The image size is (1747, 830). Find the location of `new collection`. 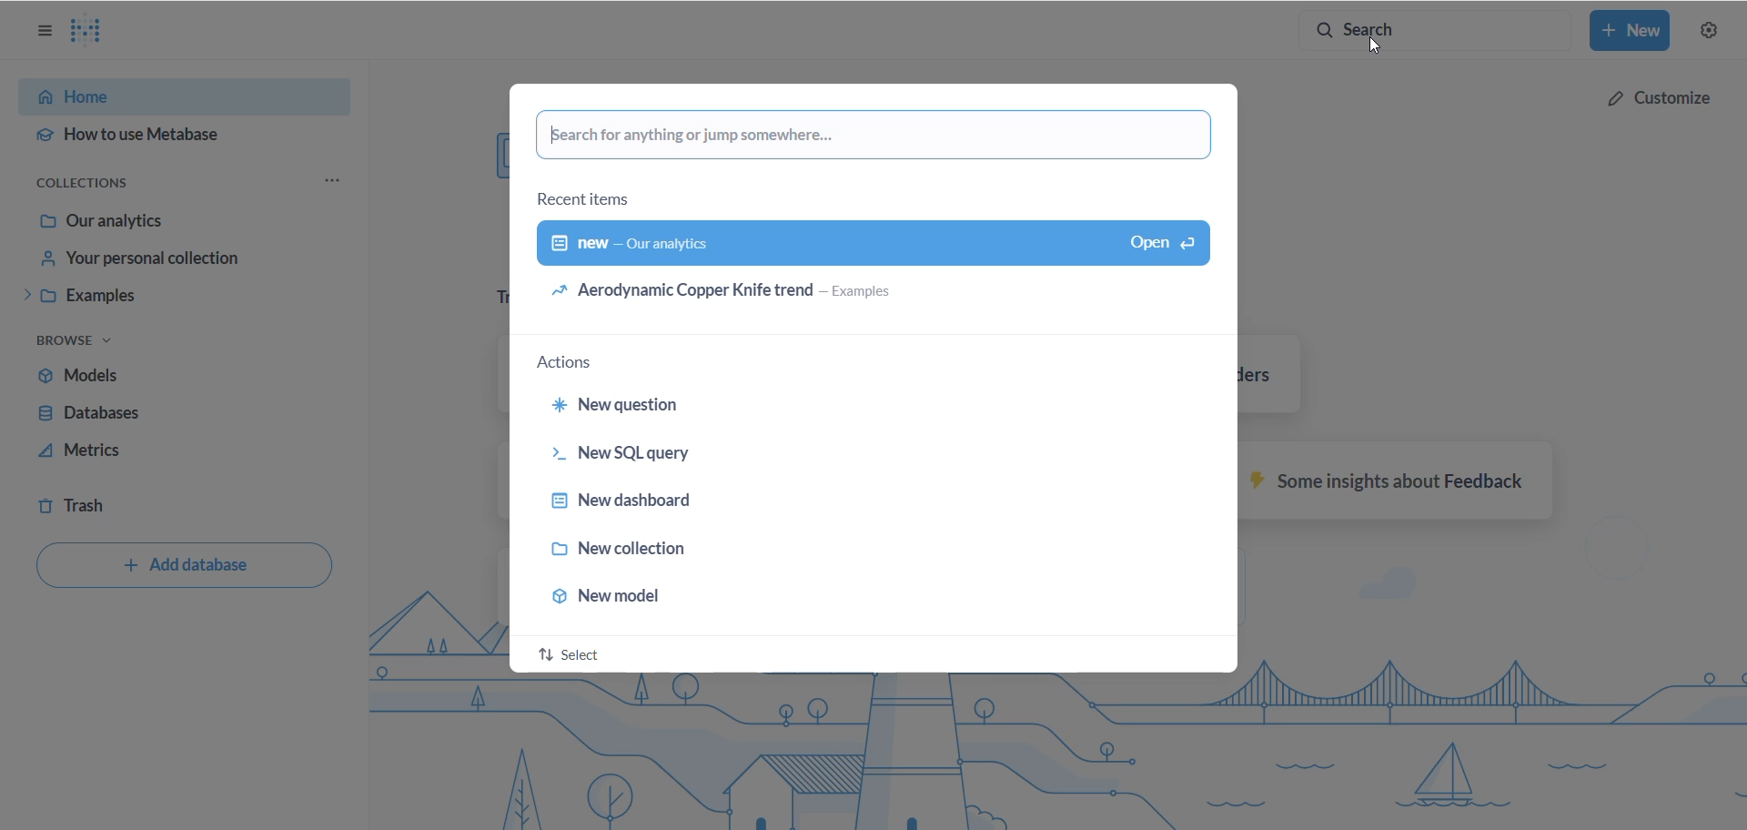

new collection is located at coordinates (844, 553).